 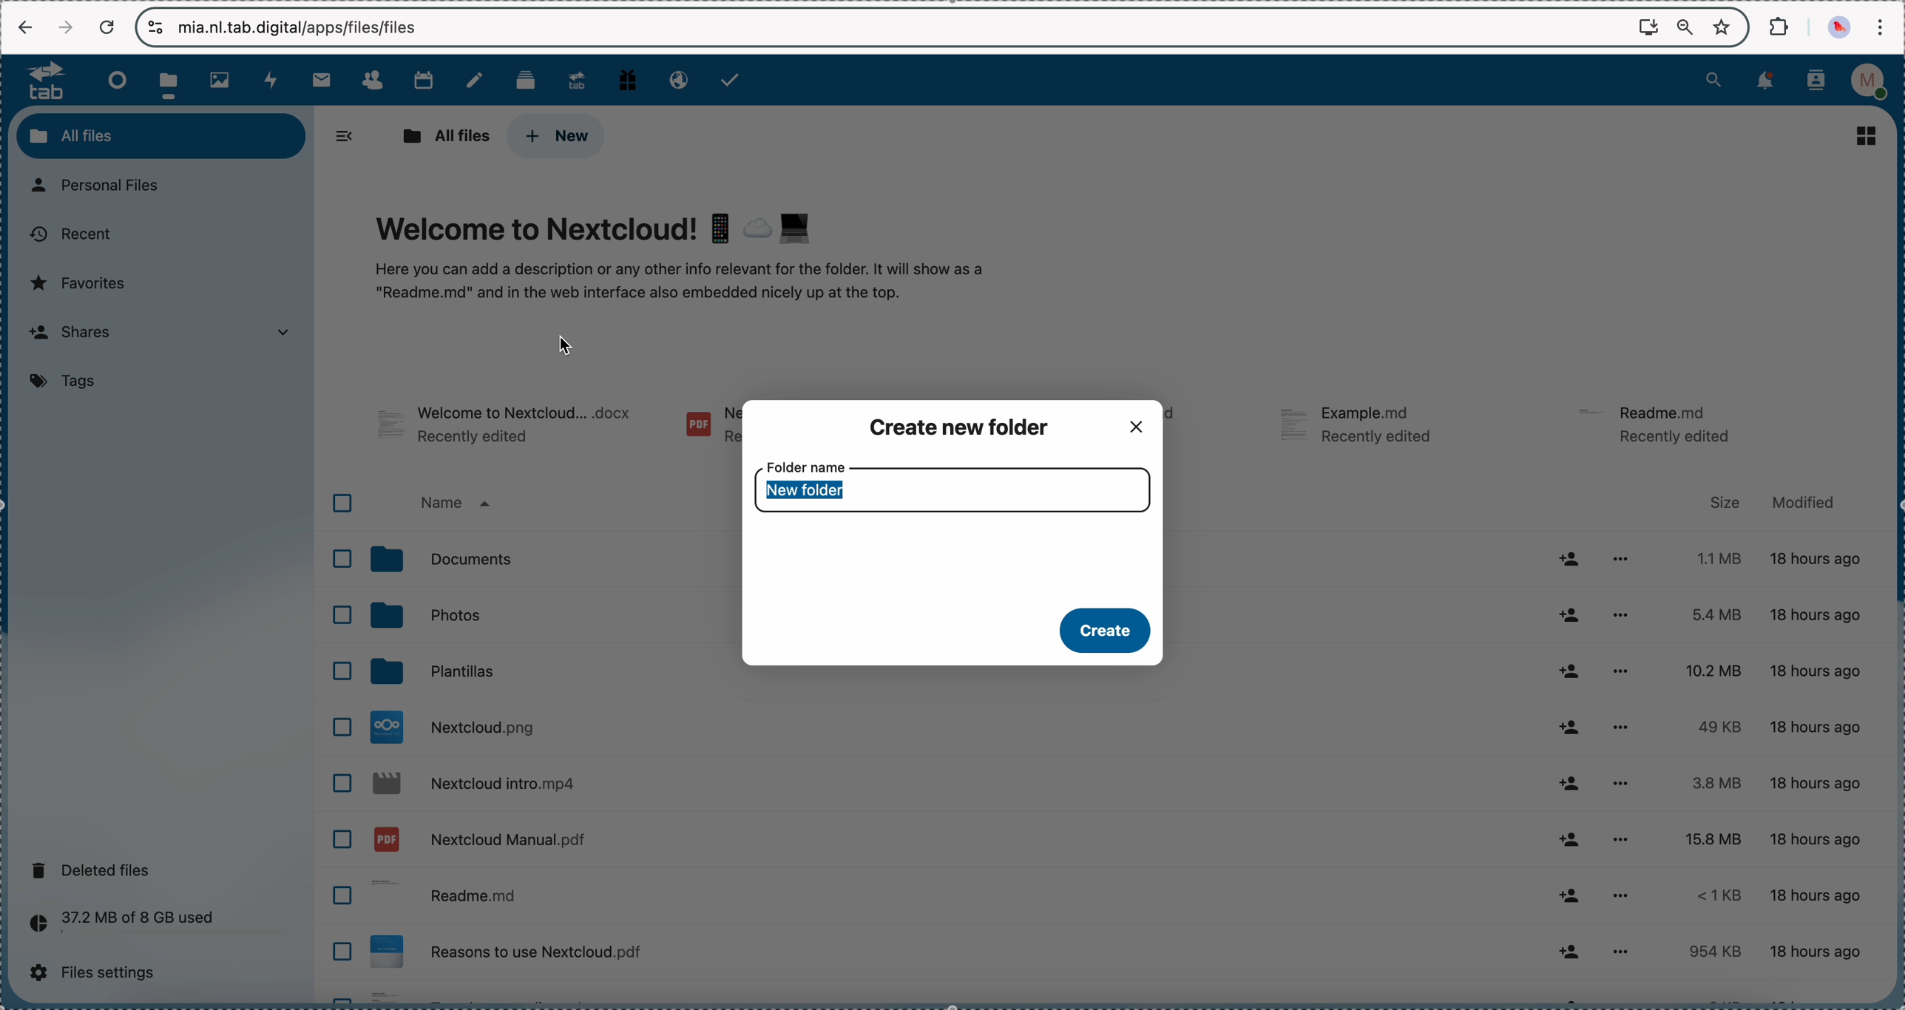 I want to click on search, so click(x=1713, y=78).